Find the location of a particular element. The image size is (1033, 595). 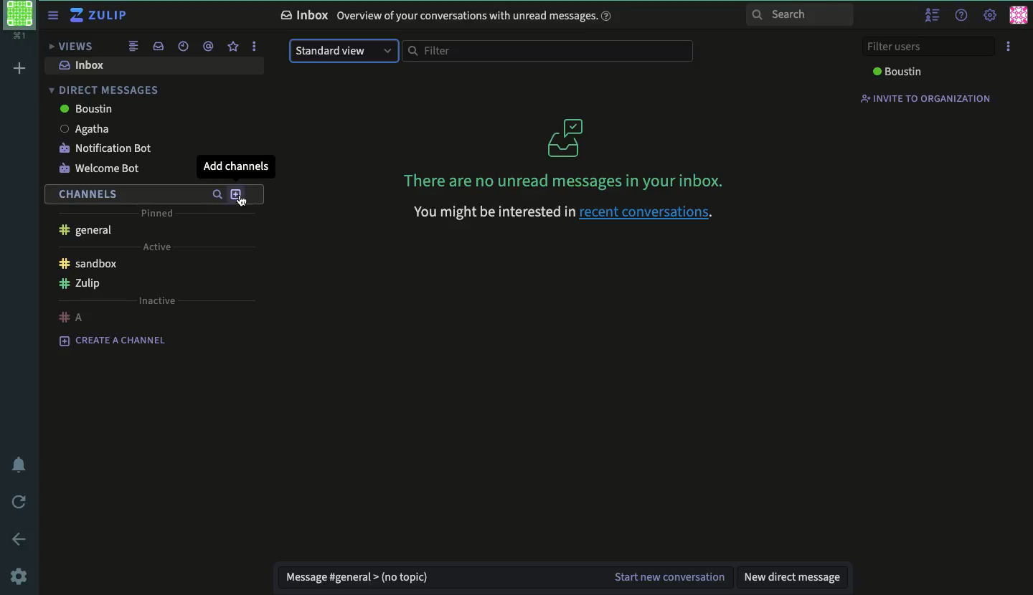

sidebar is located at coordinates (54, 16).